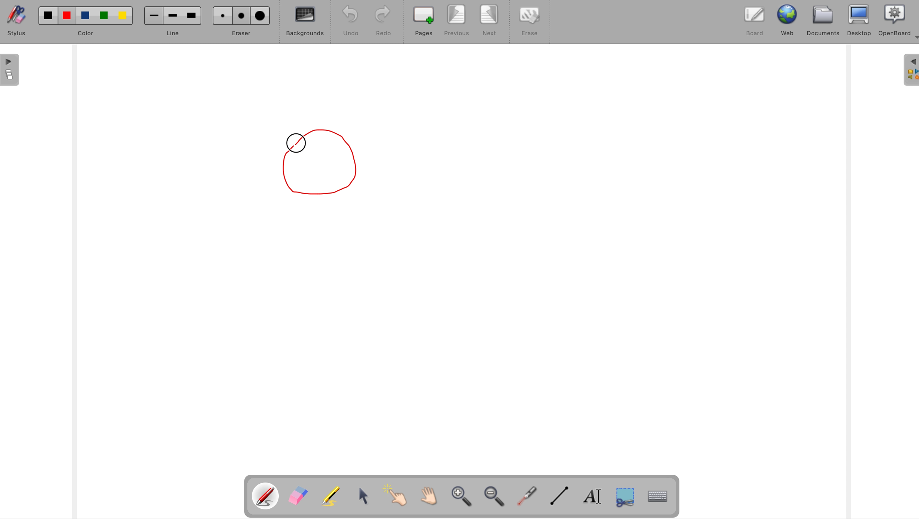 The width and height of the screenshot is (919, 519). I want to click on undo, so click(351, 21).